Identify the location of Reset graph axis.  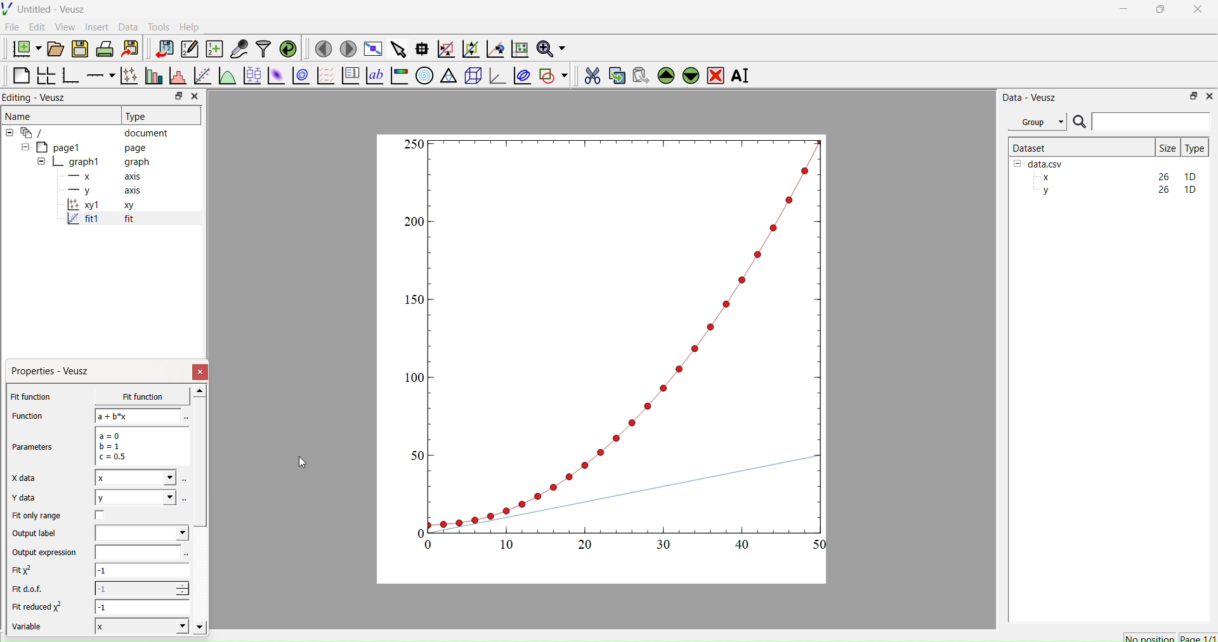
(518, 48).